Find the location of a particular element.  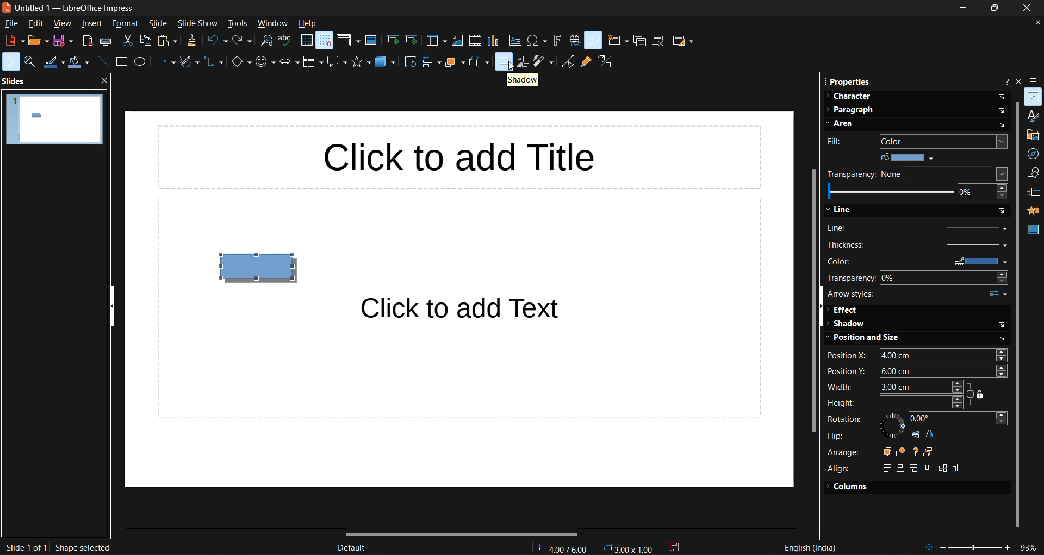

Click to add Text is located at coordinates (482, 309).